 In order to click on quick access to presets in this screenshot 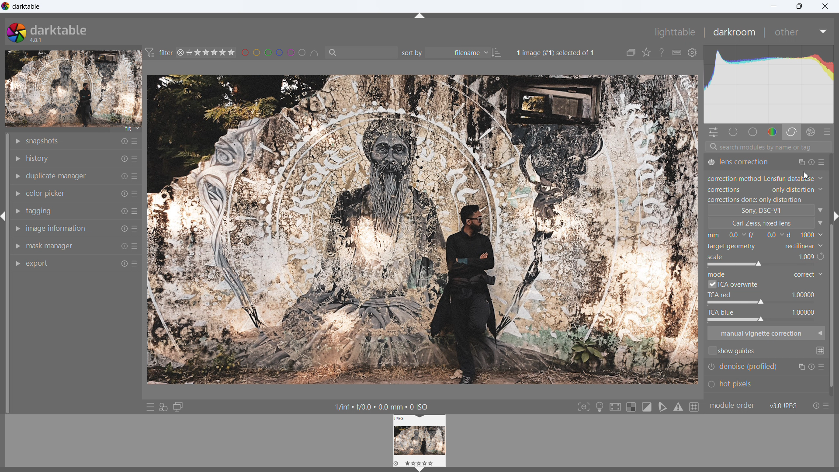, I will do `click(150, 407)`.